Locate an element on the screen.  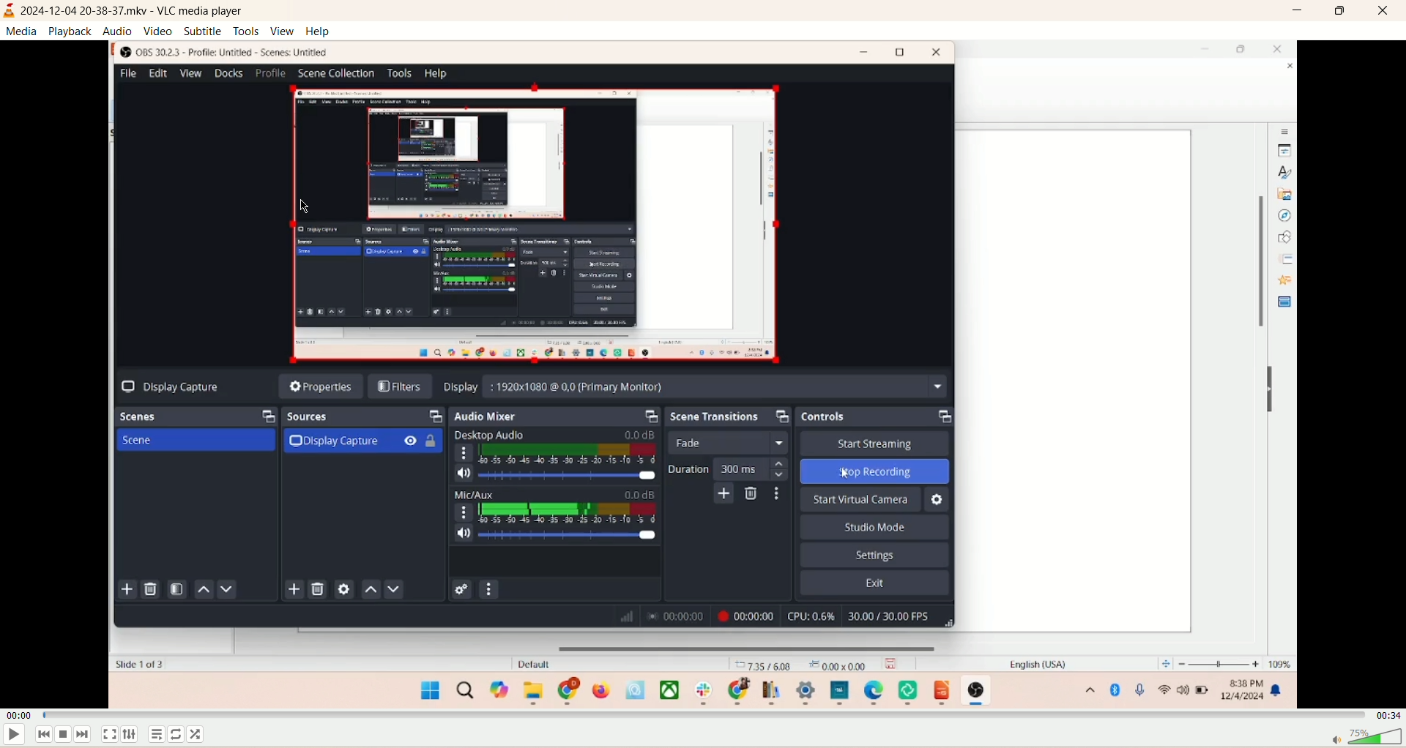
shuffle is located at coordinates (201, 733).